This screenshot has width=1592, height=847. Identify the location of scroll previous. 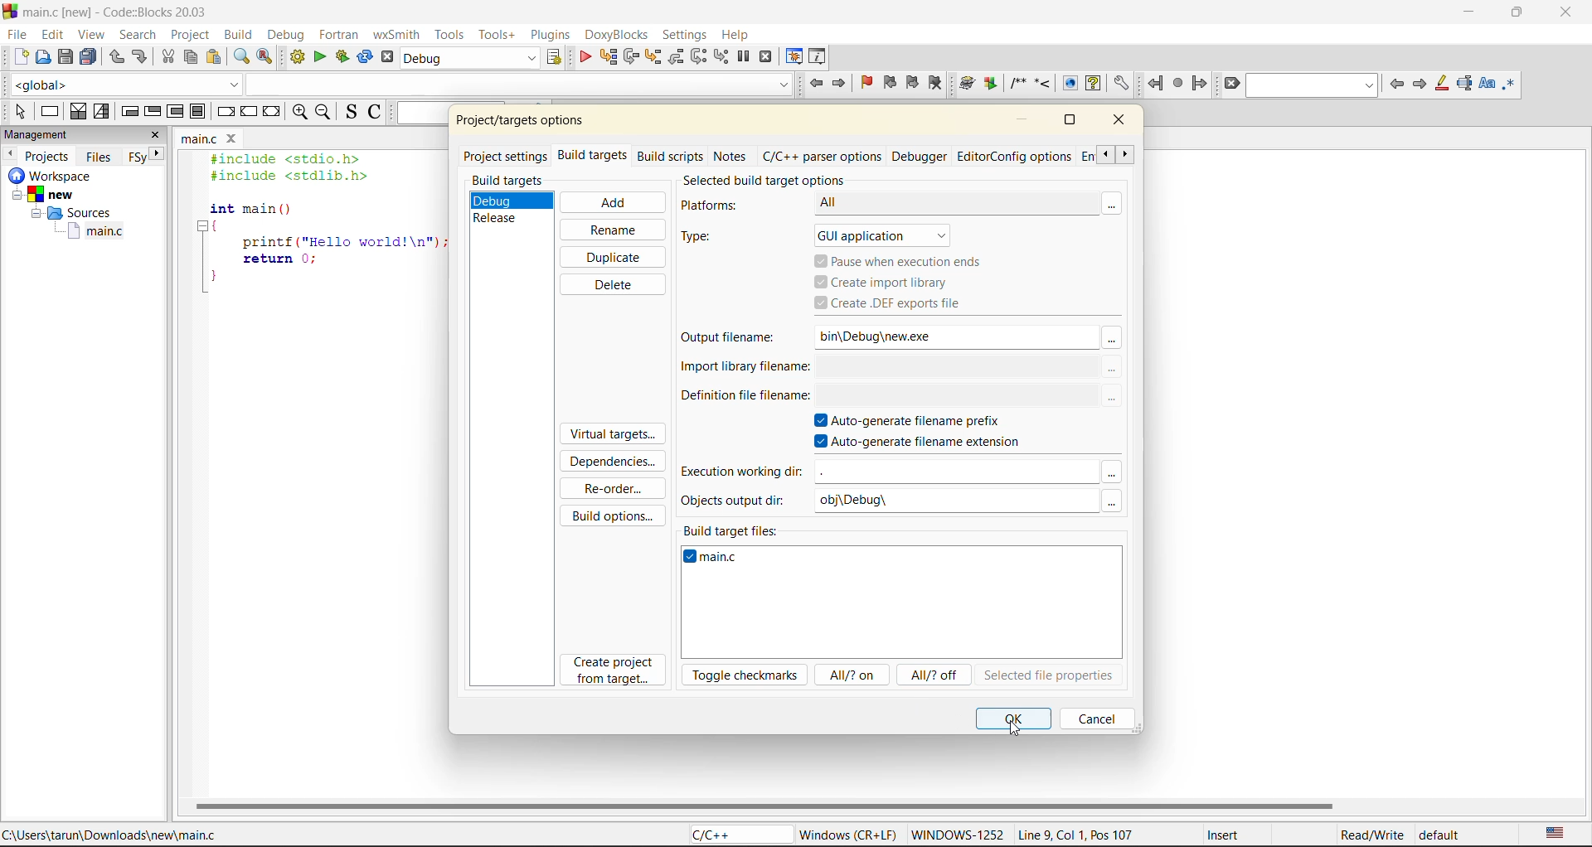
(1105, 152).